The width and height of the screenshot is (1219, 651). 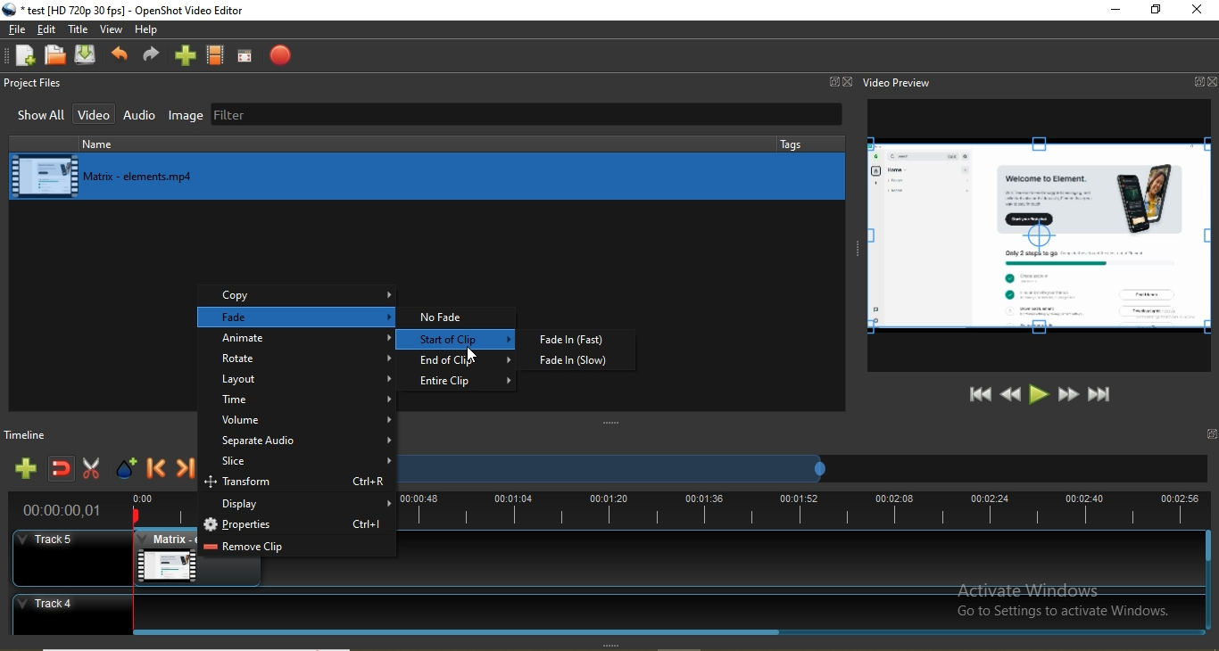 I want to click on adjust window, so click(x=609, y=423).